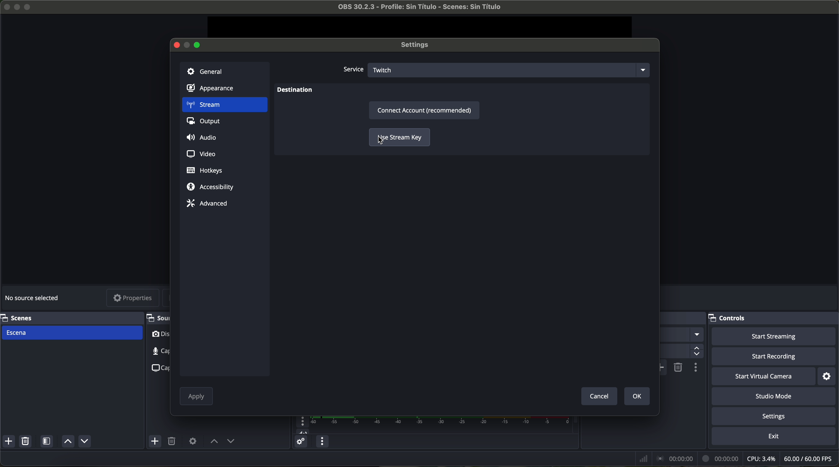 This screenshot has width=839, height=467. I want to click on screenshot, so click(159, 367).